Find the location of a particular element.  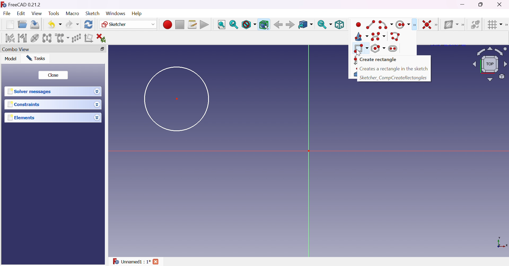

Sketcher is located at coordinates (127, 24).